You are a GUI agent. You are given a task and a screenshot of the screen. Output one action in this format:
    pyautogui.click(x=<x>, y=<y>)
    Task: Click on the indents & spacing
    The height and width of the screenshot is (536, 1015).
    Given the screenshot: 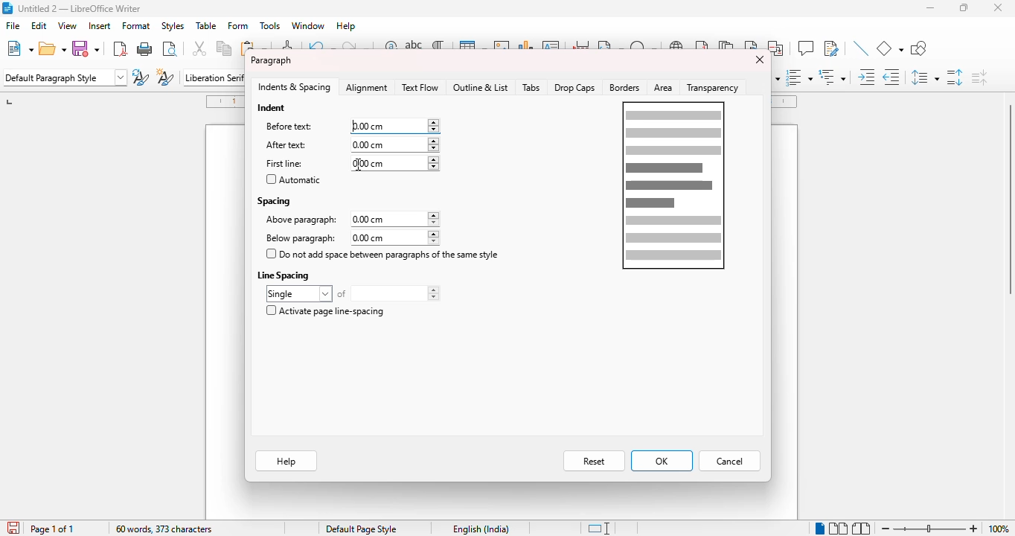 What is the action you would take?
    pyautogui.click(x=295, y=87)
    